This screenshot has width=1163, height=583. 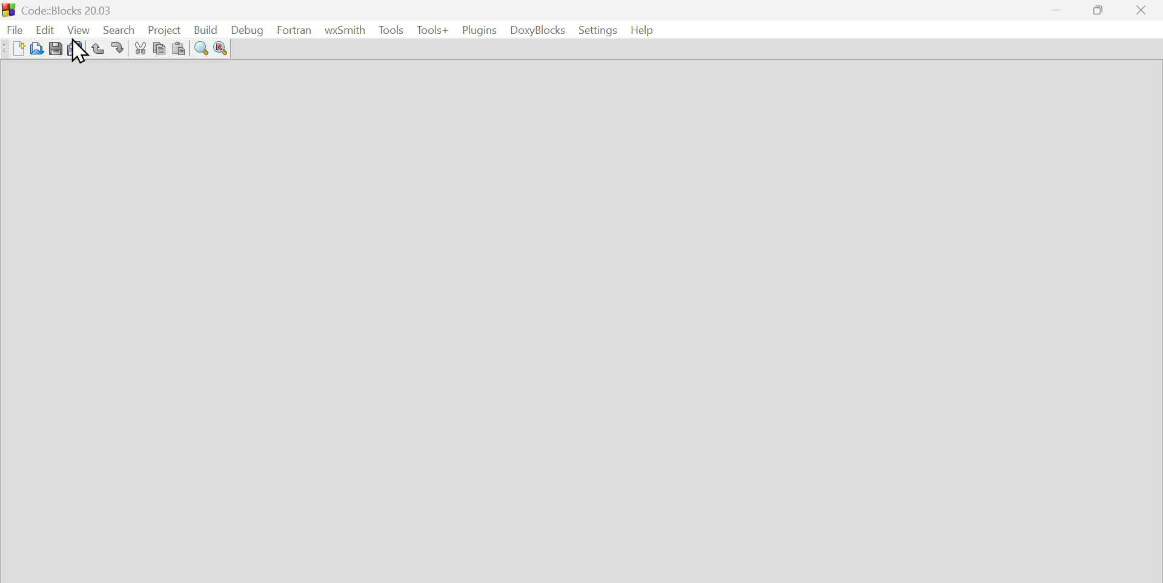 I want to click on Build, so click(x=205, y=29).